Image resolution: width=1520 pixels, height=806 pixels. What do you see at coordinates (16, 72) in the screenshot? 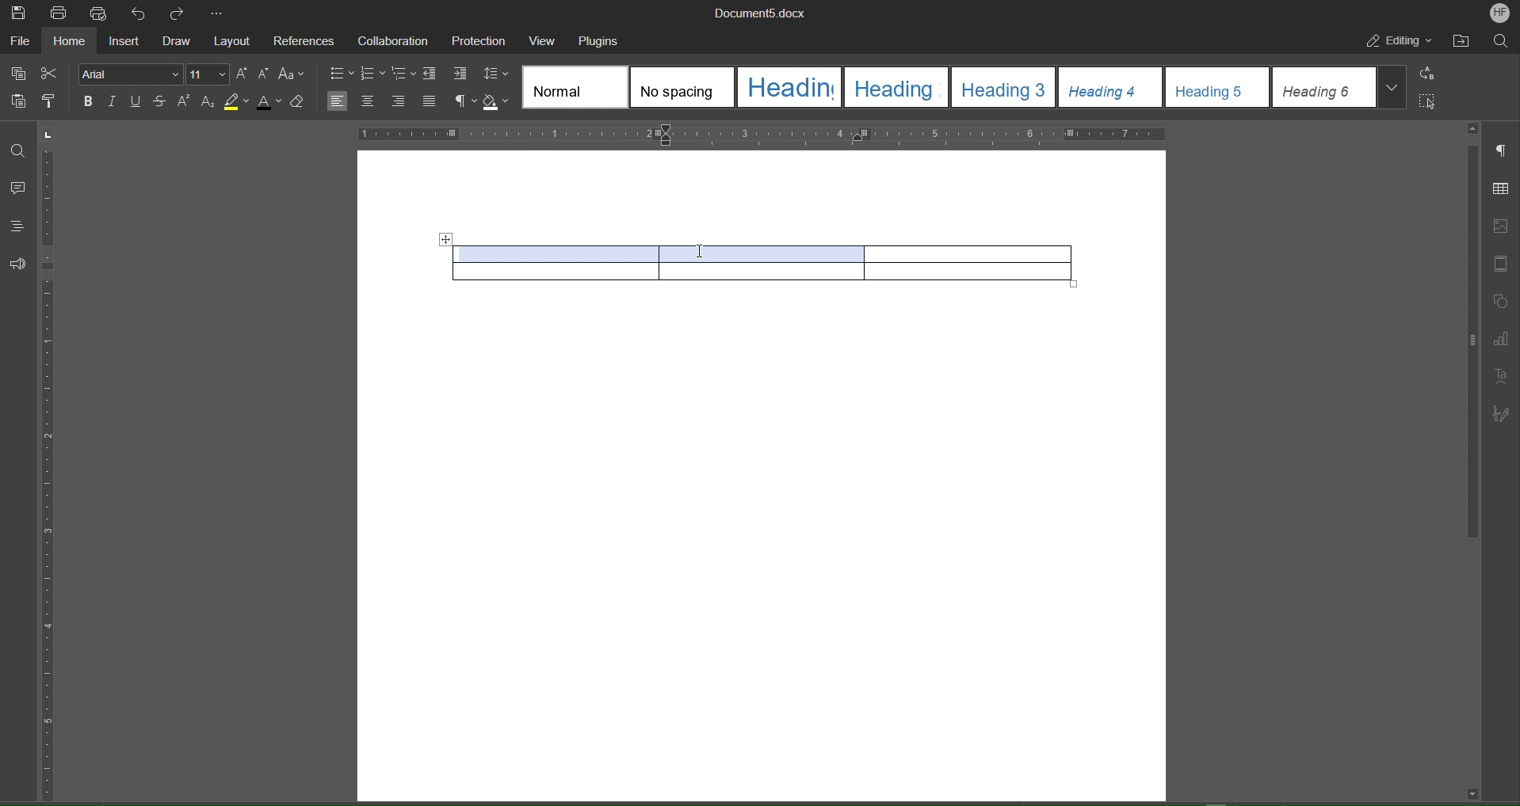
I see `Copy` at bounding box center [16, 72].